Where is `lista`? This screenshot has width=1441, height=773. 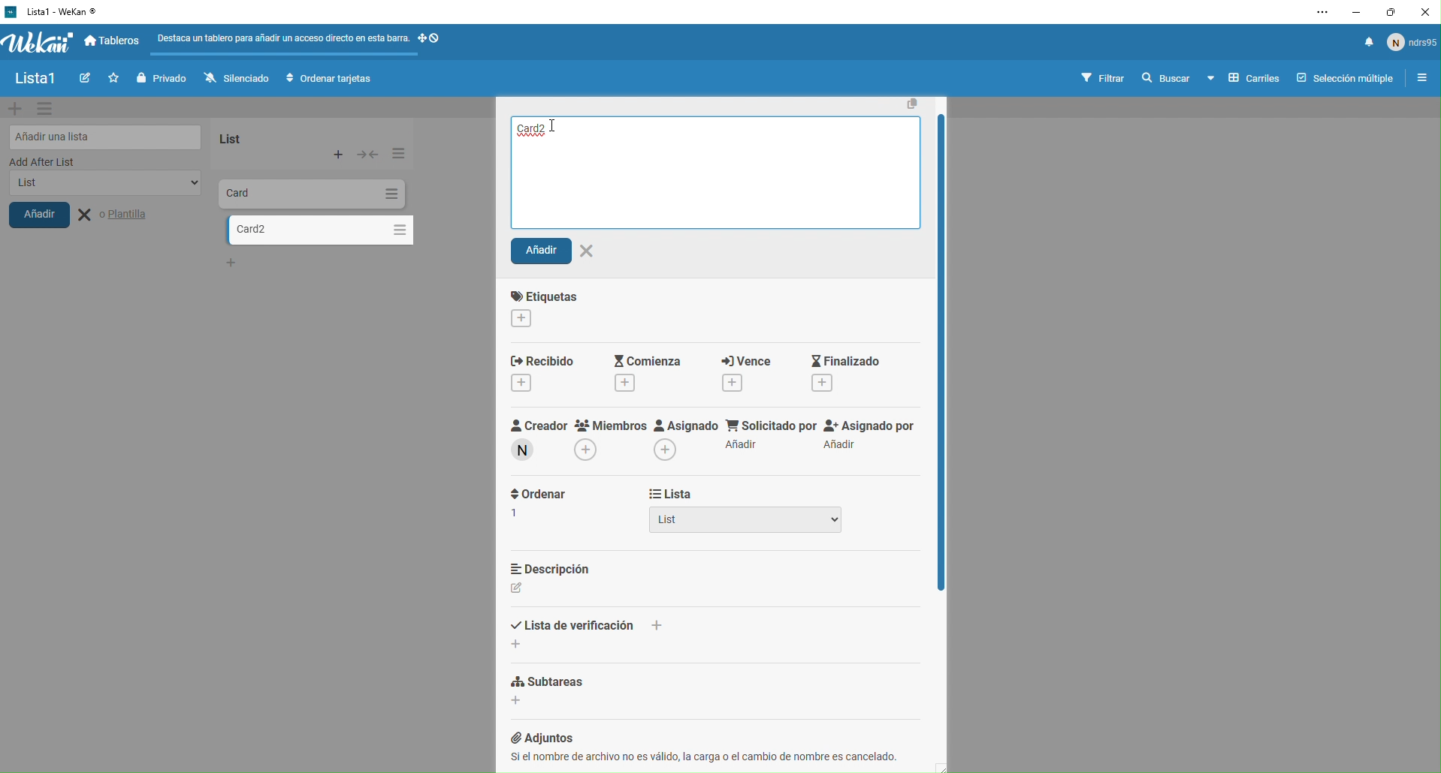 lista is located at coordinates (720, 493).